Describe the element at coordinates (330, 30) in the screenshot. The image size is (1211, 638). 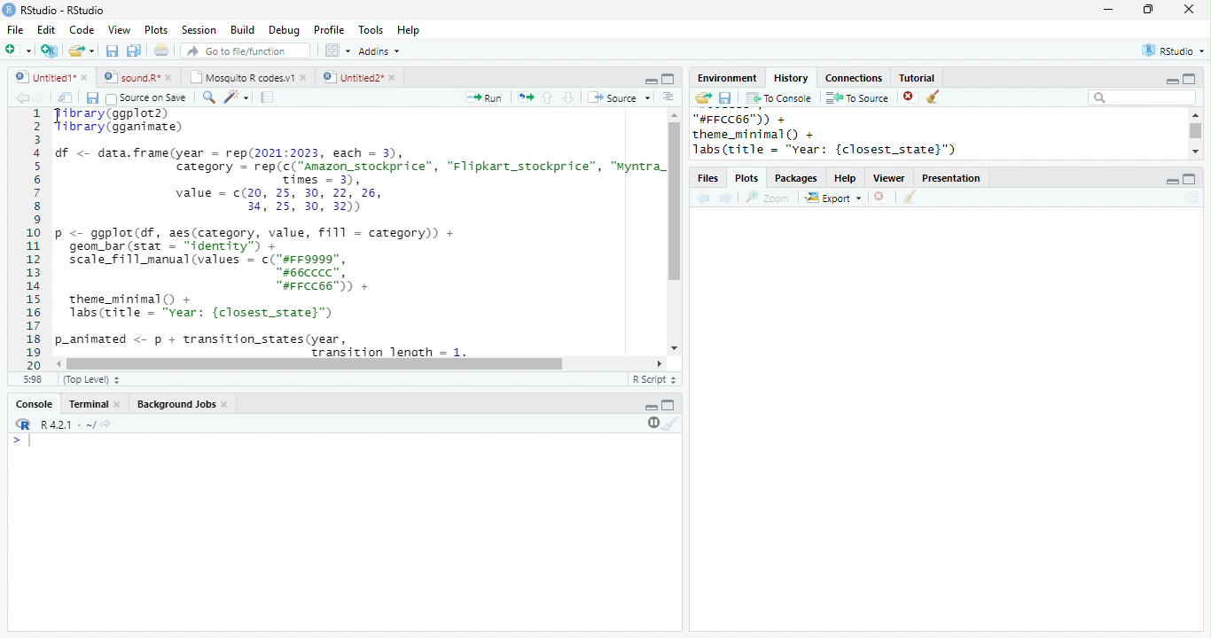
I see `Profile` at that location.